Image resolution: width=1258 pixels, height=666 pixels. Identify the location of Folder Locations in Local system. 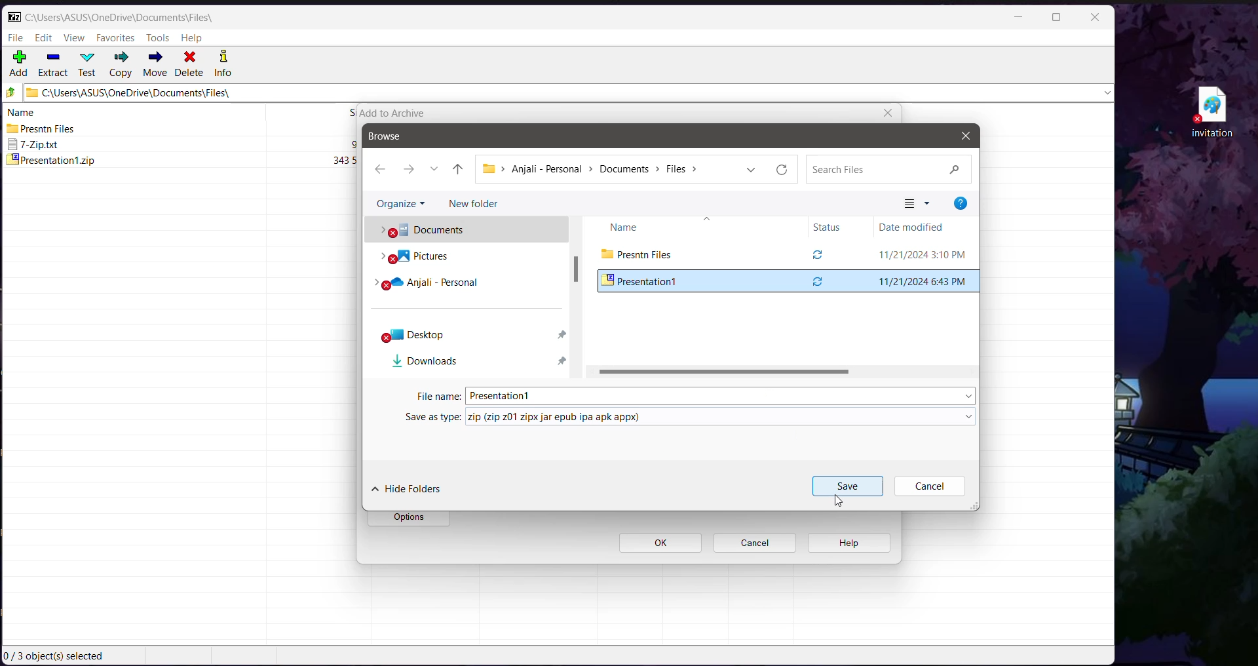
(466, 298).